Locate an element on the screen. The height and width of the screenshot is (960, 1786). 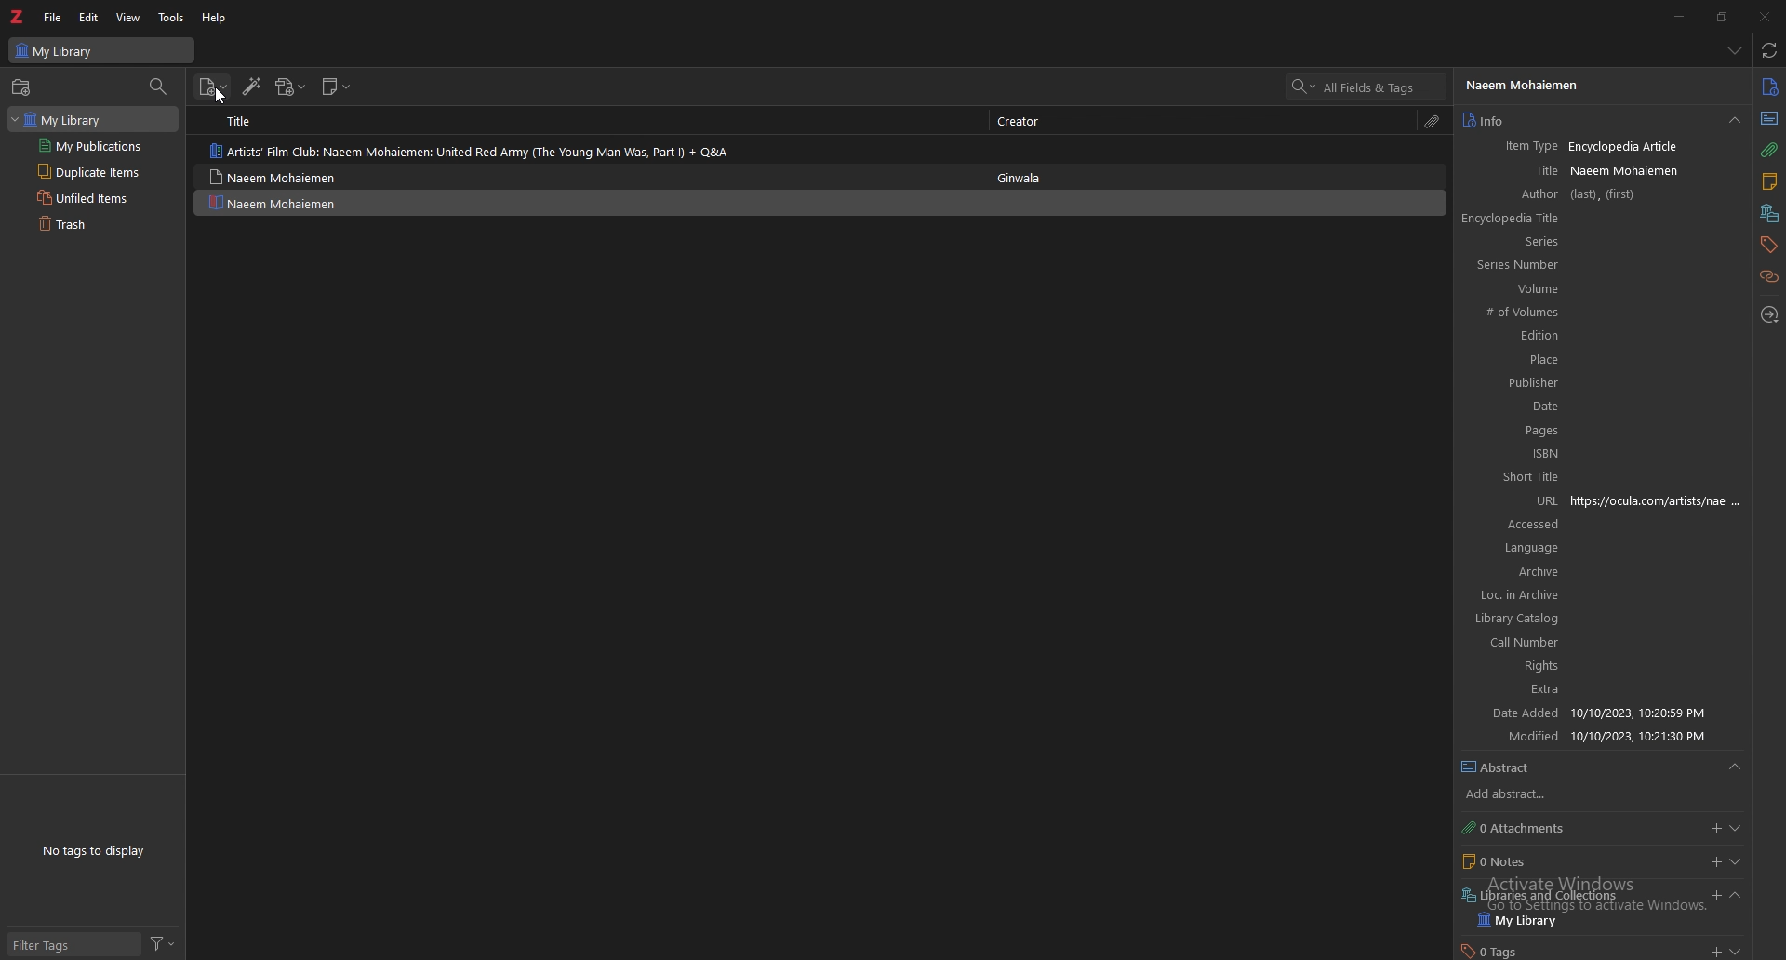
help is located at coordinates (216, 18).